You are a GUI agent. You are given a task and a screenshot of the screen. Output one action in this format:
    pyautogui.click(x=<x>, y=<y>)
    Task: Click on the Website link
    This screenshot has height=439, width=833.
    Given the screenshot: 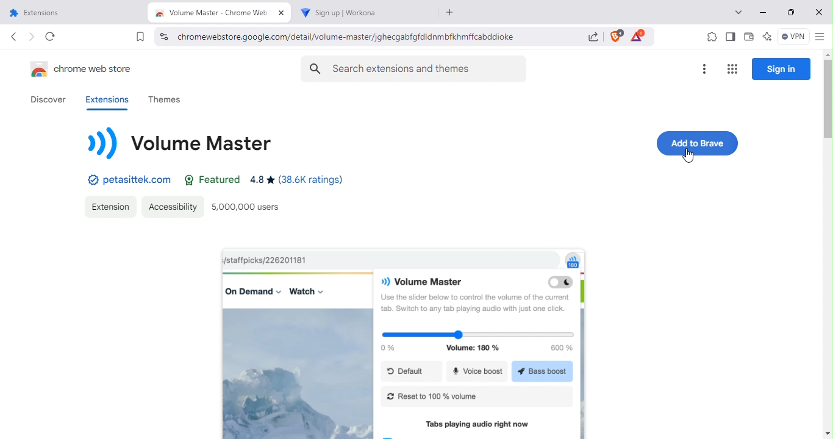 What is the action you would take?
    pyautogui.click(x=123, y=180)
    